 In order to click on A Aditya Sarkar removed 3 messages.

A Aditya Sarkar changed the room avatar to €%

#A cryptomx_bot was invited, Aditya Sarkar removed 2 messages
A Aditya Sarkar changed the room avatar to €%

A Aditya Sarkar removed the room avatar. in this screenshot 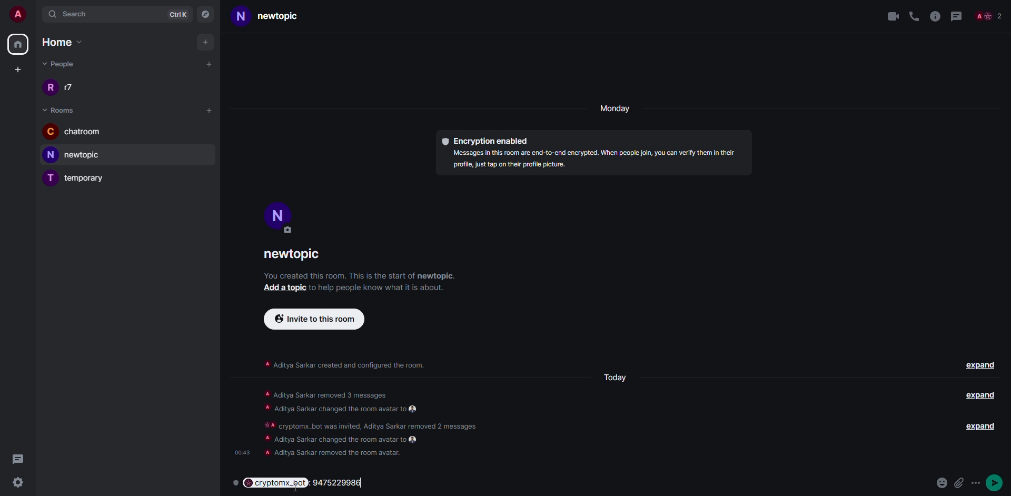, I will do `click(381, 422)`.